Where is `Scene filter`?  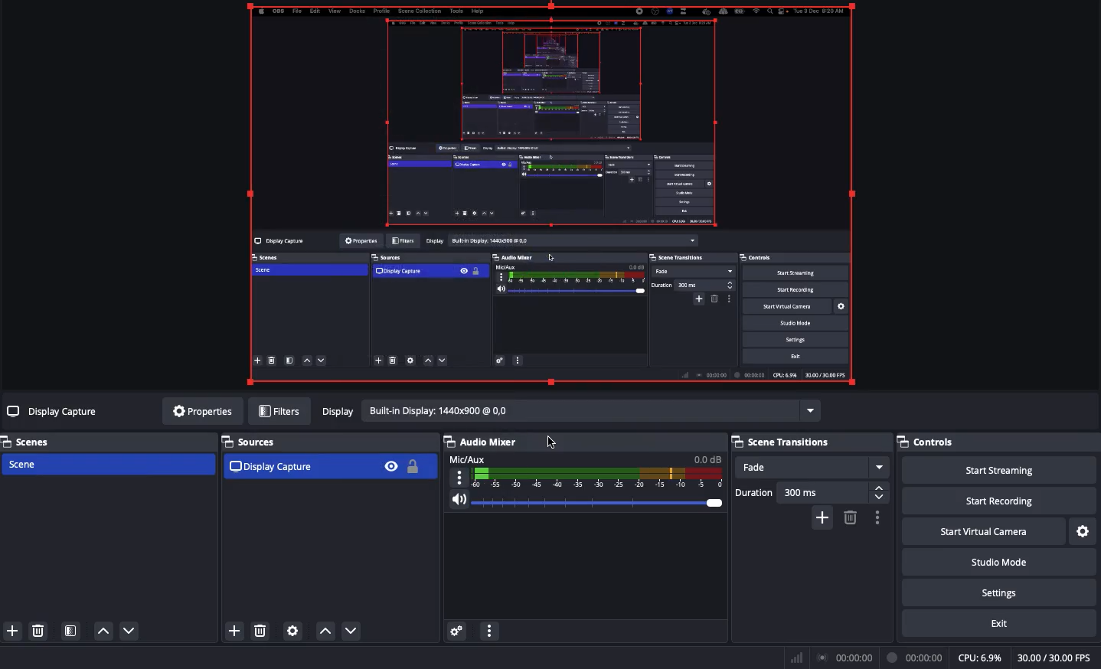
Scene filter is located at coordinates (71, 630).